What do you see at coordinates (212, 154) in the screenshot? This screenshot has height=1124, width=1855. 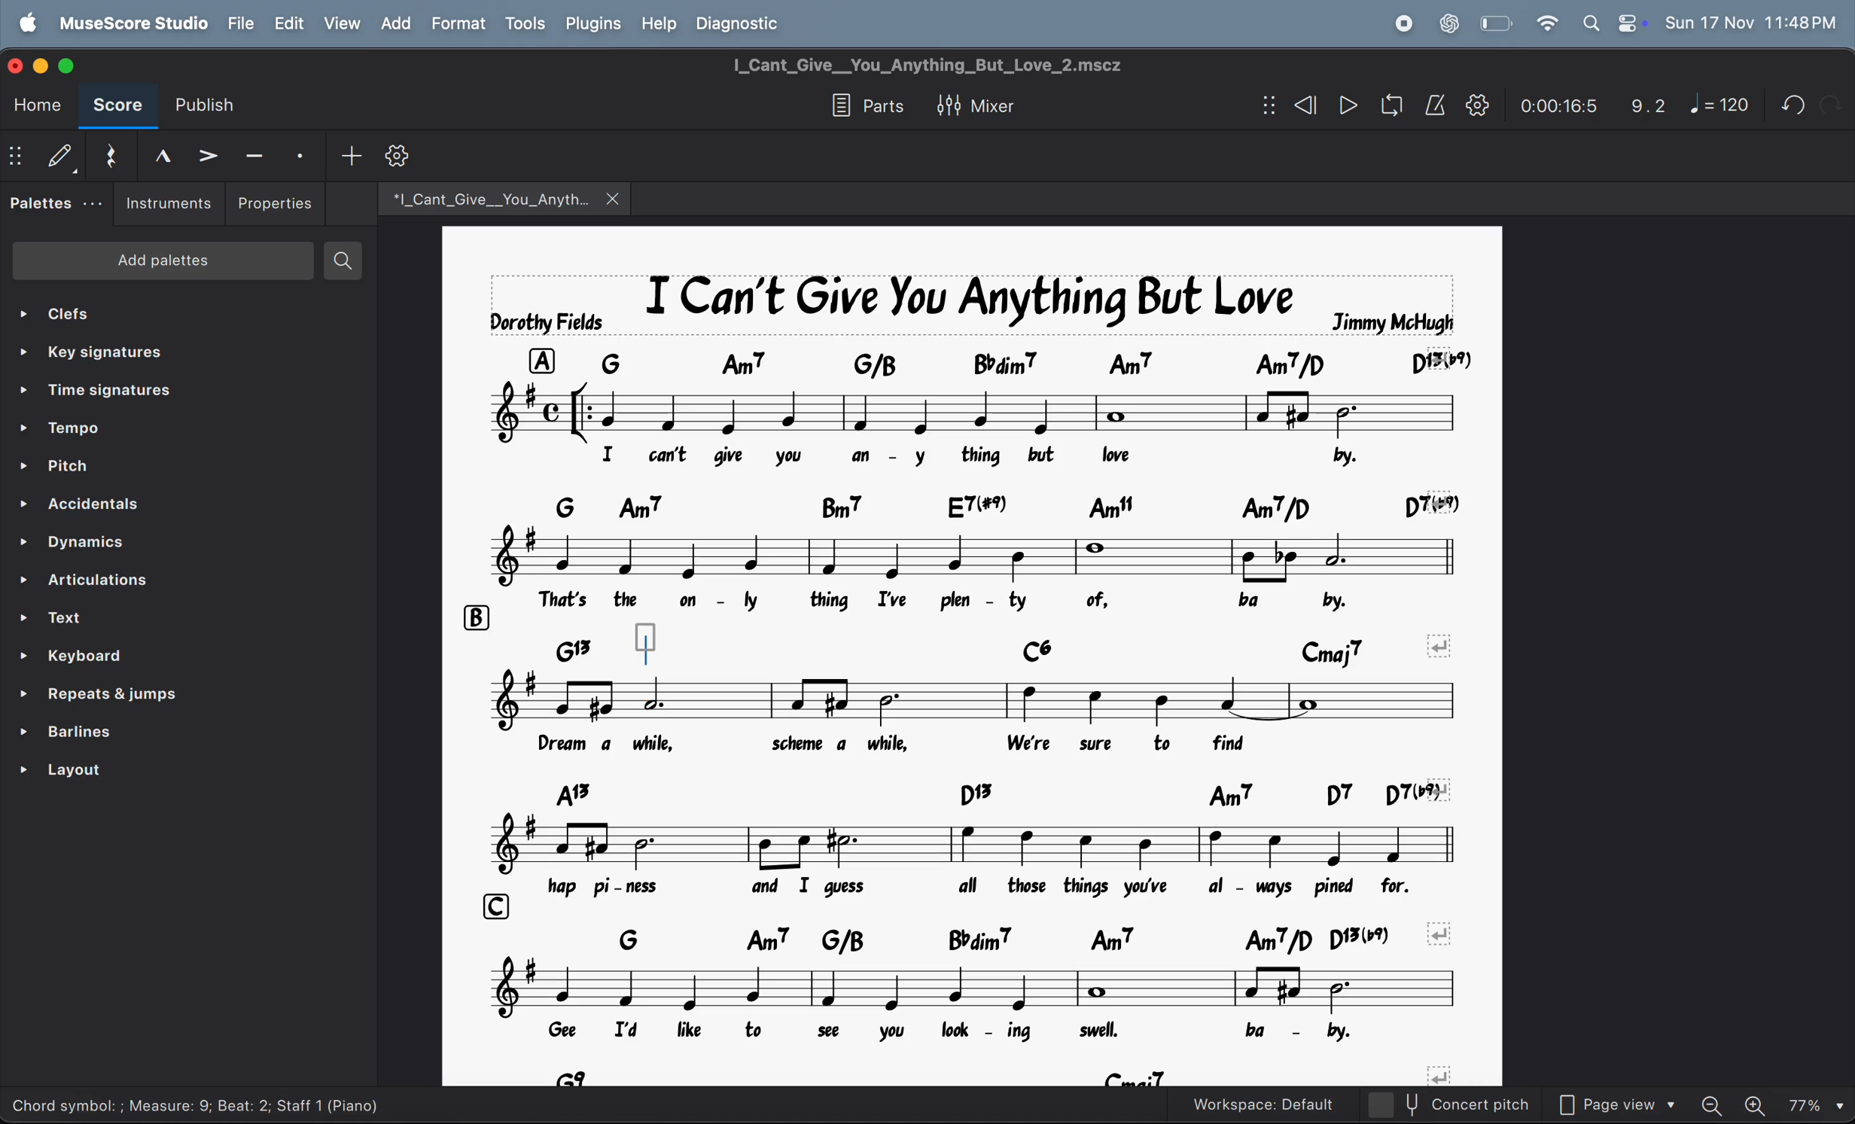 I see `accent` at bounding box center [212, 154].